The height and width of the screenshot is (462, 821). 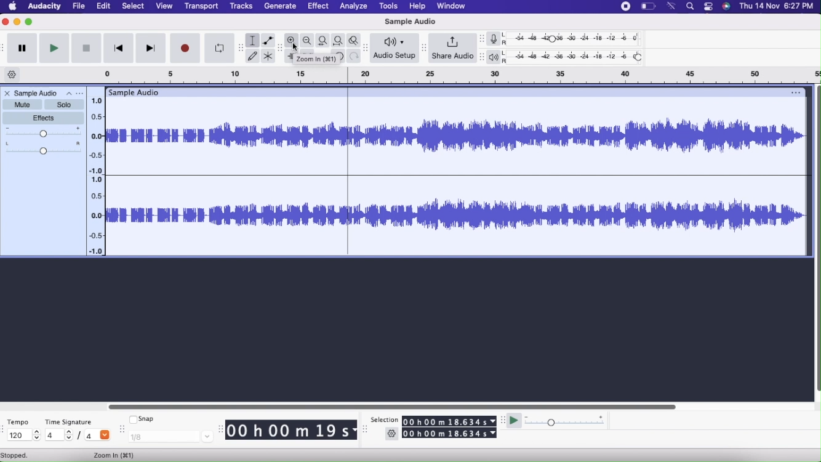 I want to click on Enable Looping, so click(x=217, y=48).